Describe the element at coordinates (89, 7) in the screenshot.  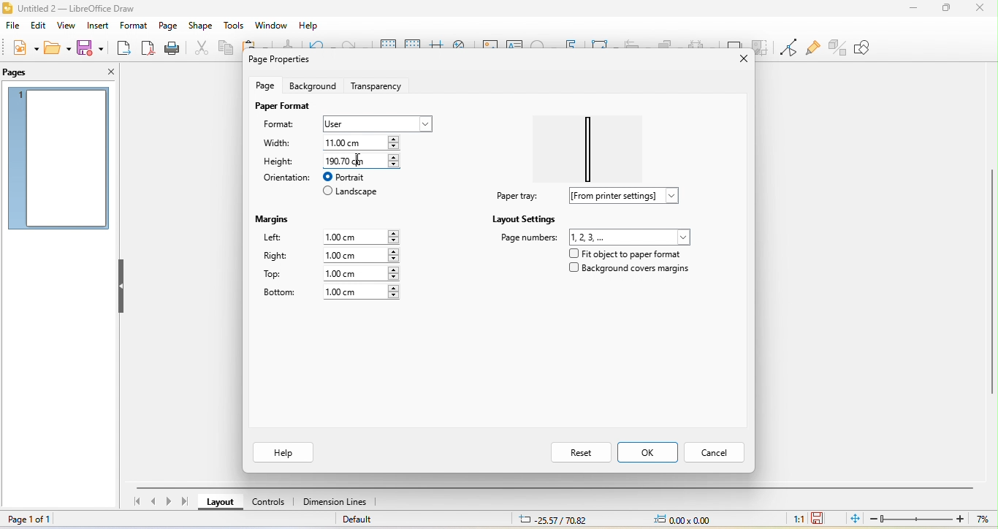
I see `title` at that location.